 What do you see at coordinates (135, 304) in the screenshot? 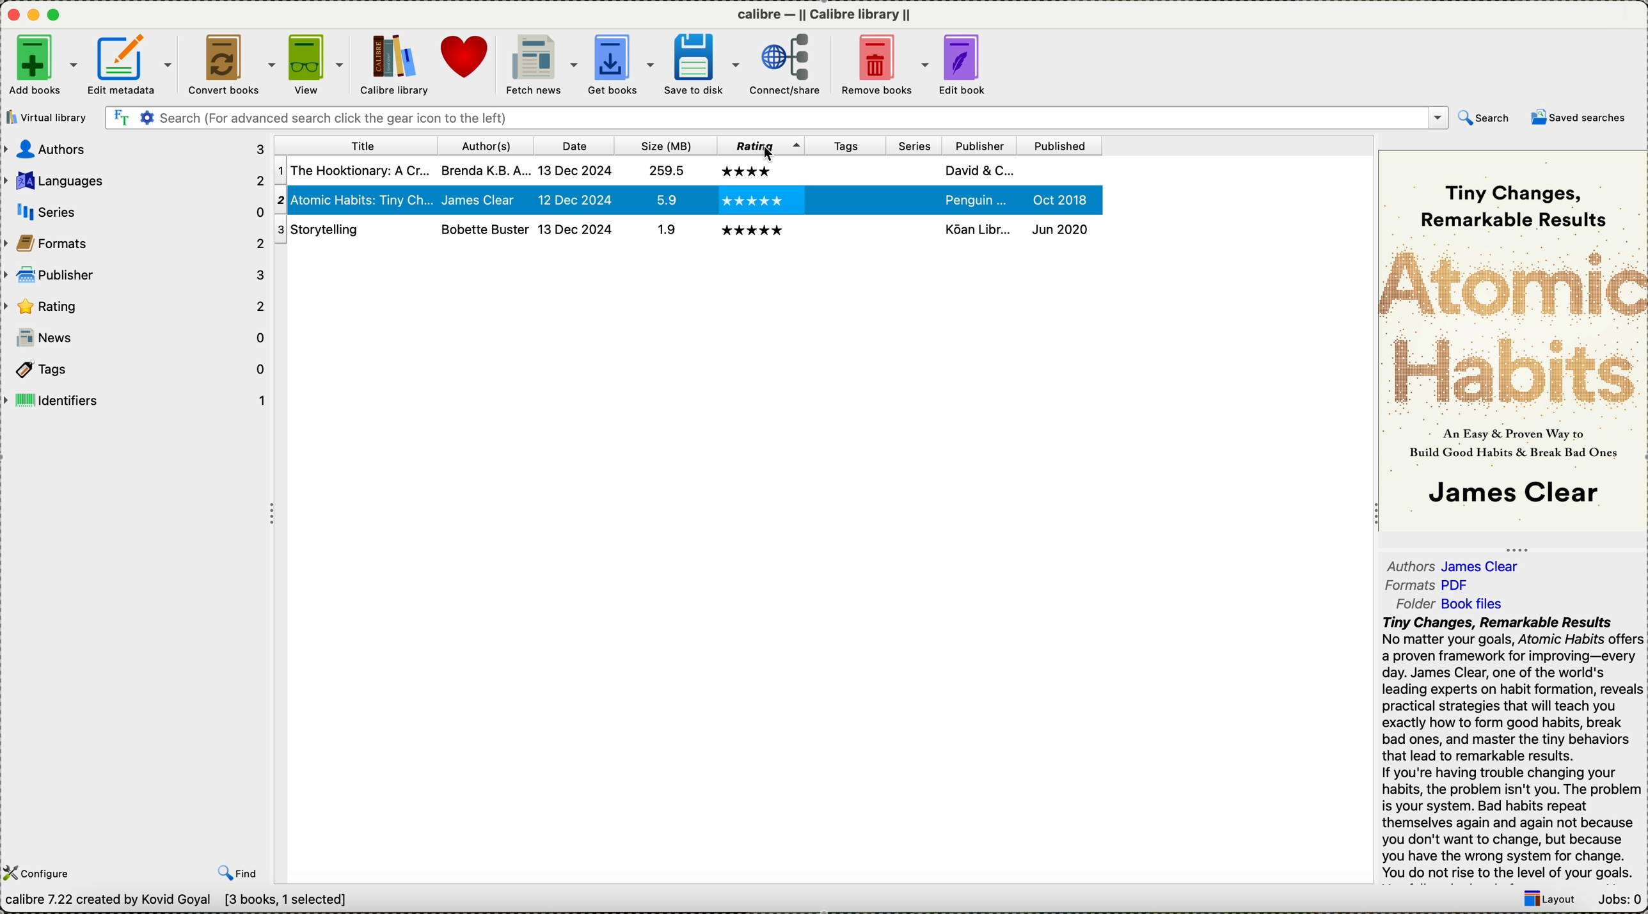
I see `rating` at bounding box center [135, 304].